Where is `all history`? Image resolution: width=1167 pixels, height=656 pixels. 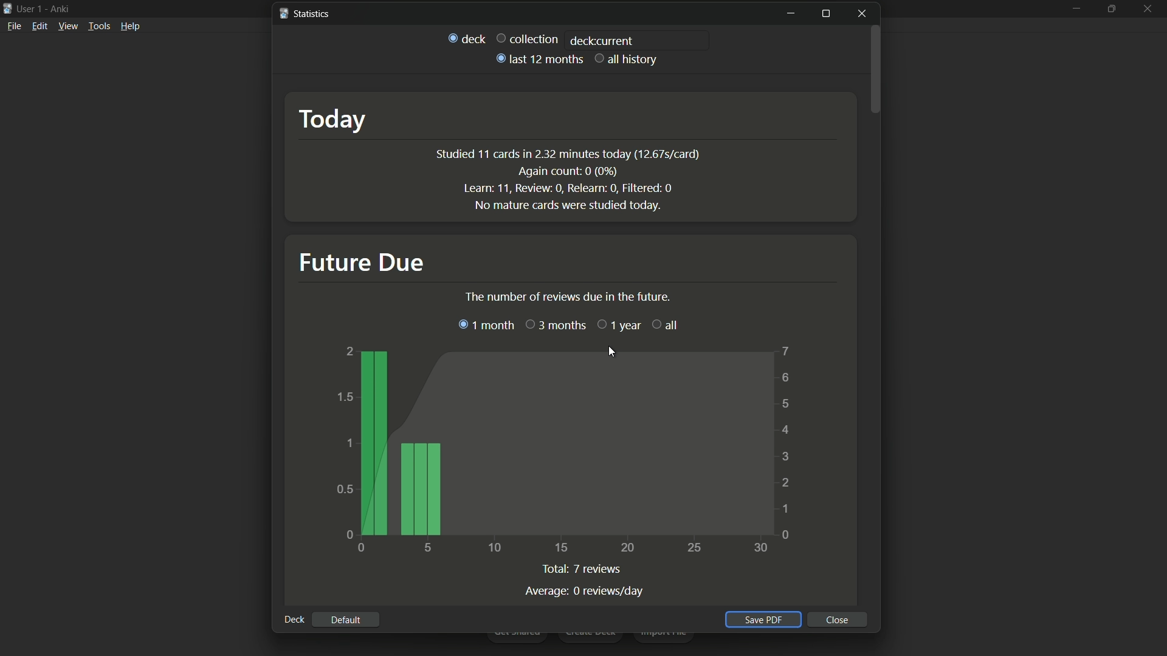
all history is located at coordinates (627, 58).